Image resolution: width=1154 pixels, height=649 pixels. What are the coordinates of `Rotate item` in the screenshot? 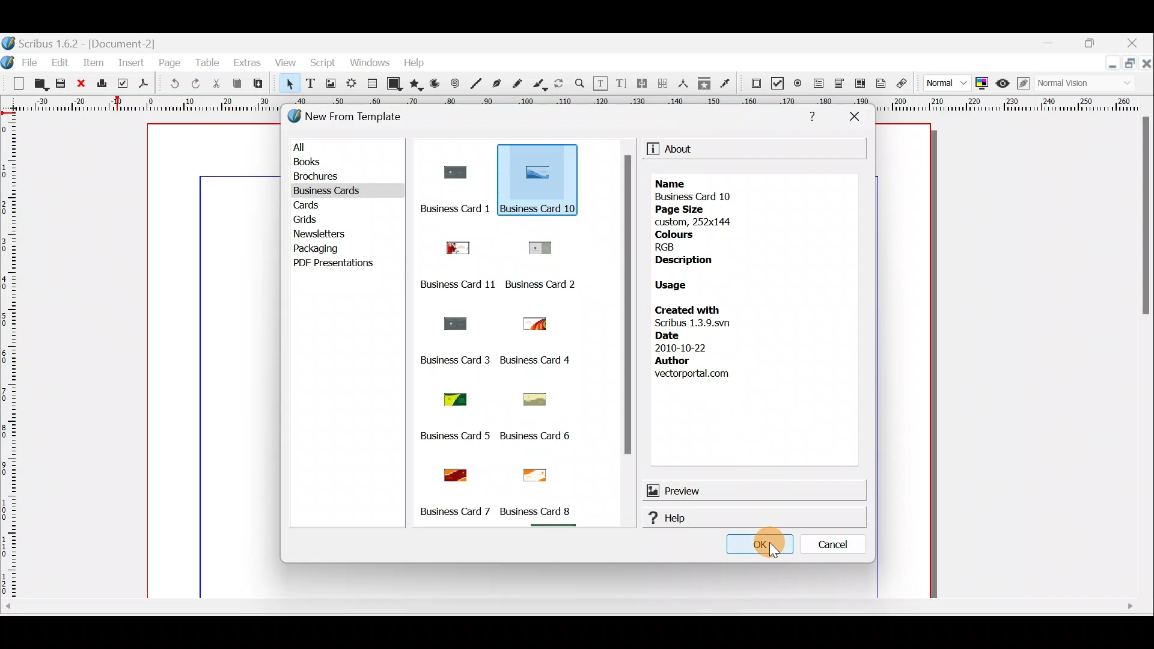 It's located at (560, 84).